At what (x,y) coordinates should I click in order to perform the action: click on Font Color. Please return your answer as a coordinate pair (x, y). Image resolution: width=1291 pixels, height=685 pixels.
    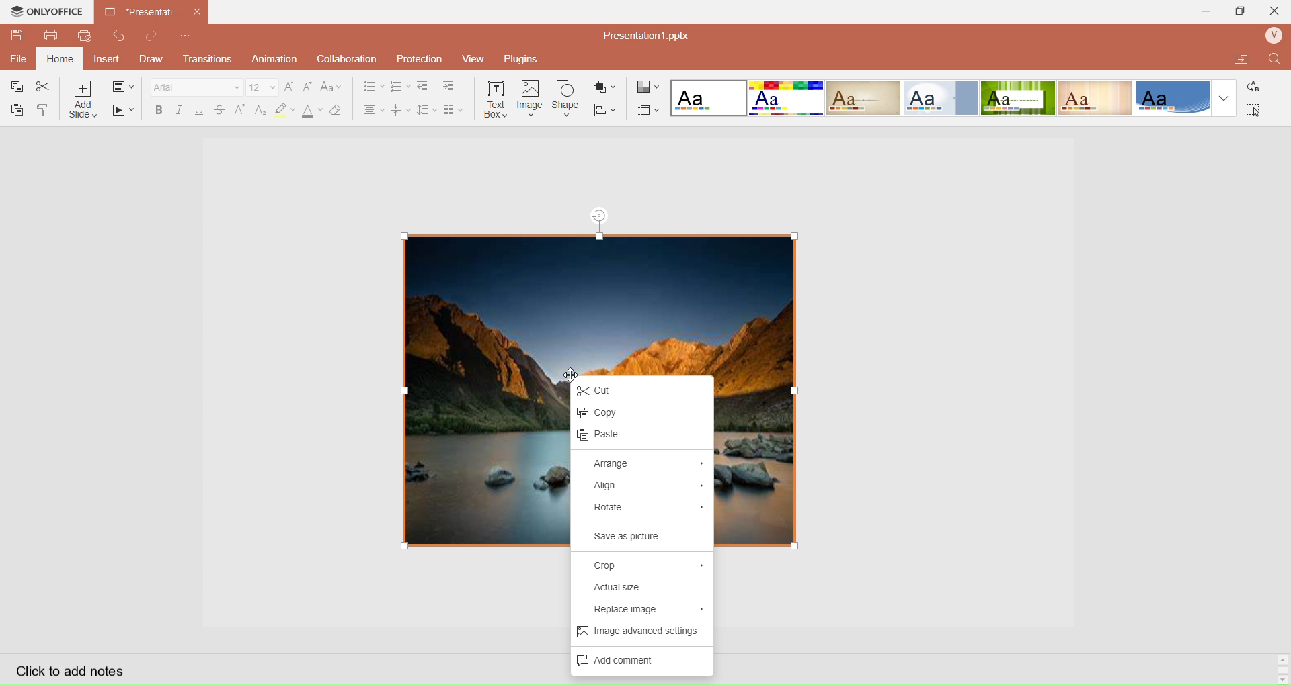
    Looking at the image, I should click on (313, 111).